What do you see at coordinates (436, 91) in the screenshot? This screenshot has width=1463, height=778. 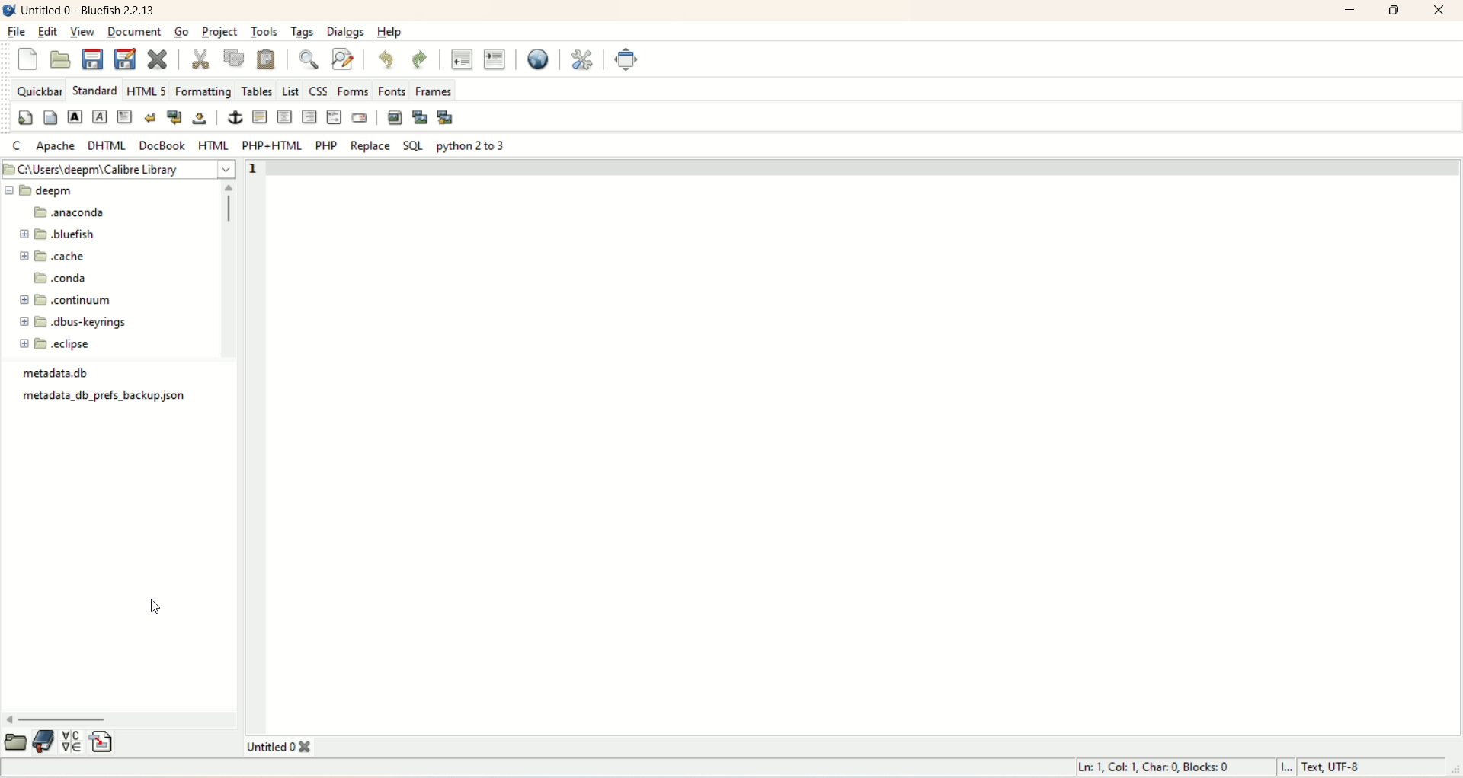 I see `frames` at bounding box center [436, 91].